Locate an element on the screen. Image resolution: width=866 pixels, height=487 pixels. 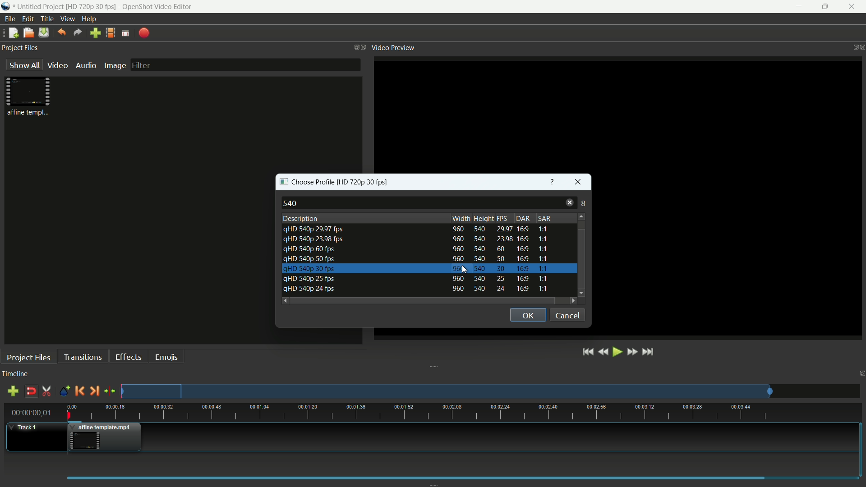
import file is located at coordinates (96, 32).